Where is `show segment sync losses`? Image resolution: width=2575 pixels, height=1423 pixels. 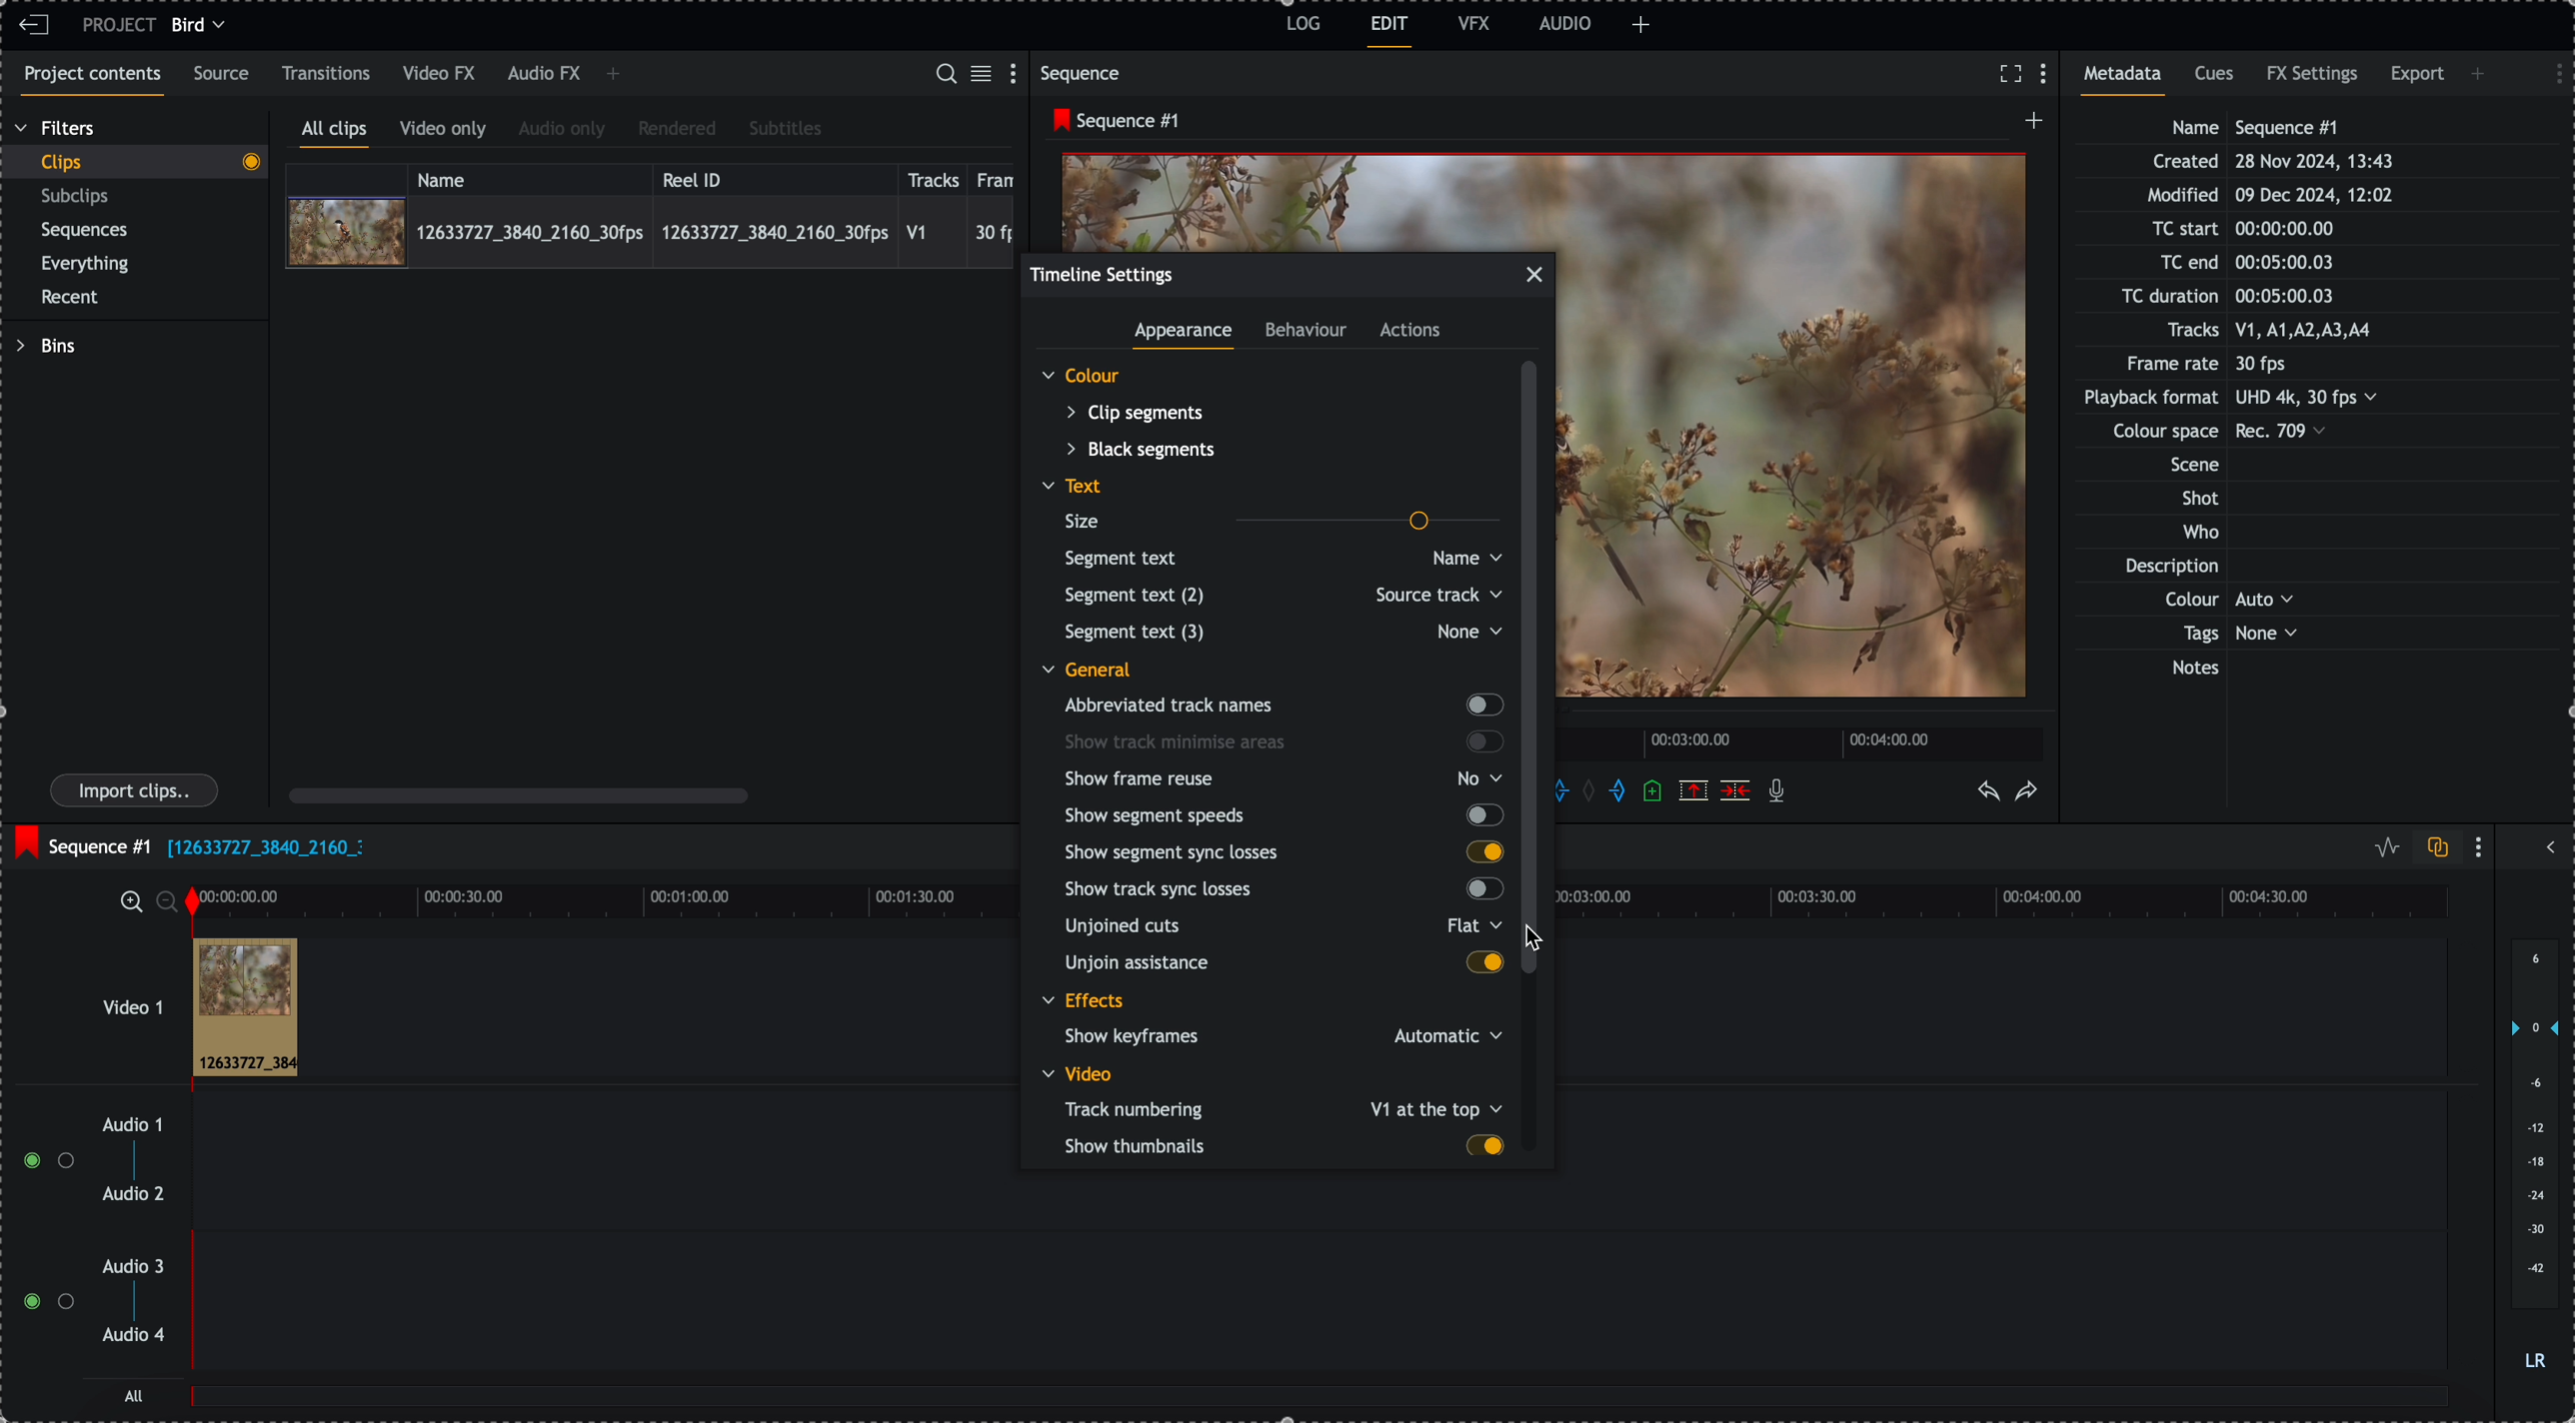
show segment sync losses is located at coordinates (1280, 853).